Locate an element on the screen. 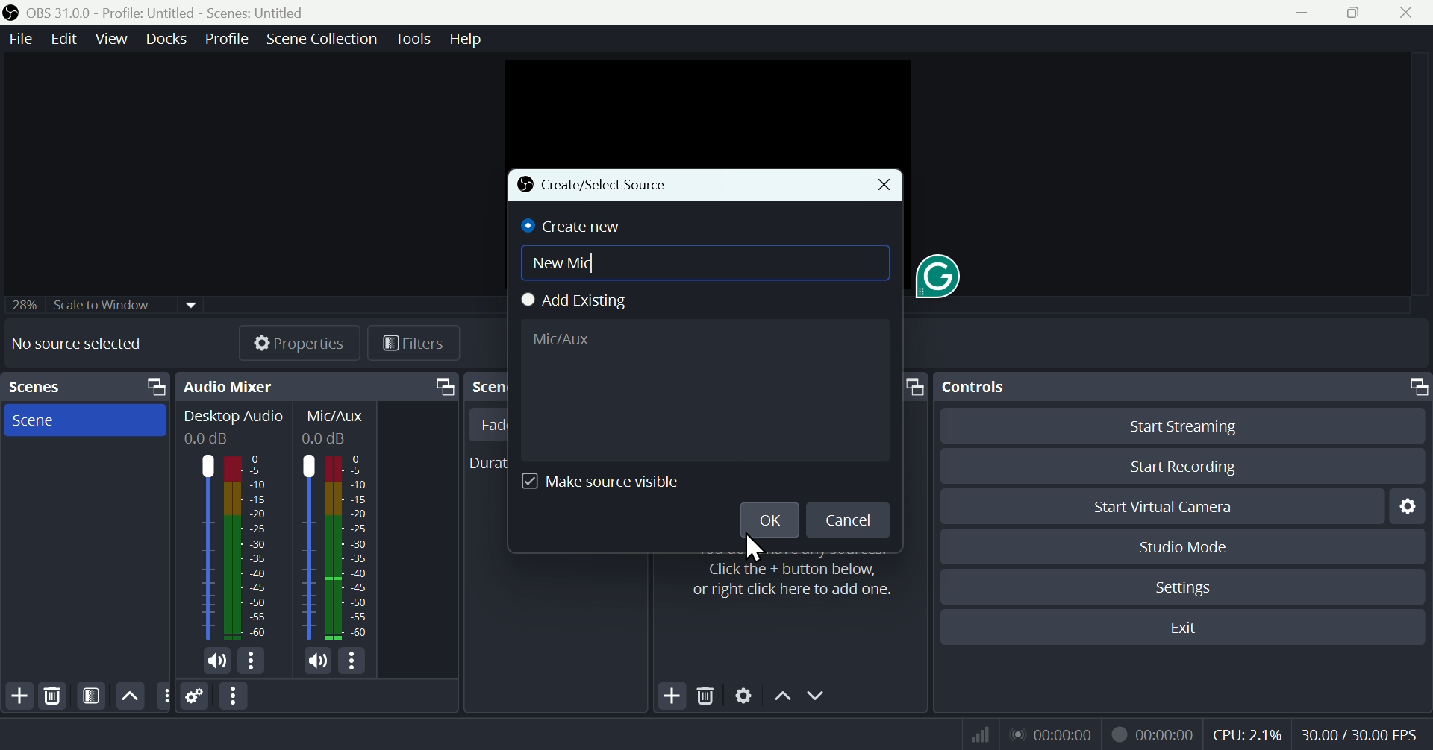 Image resolution: width=1433 pixels, height=750 pixels. Grammarly is located at coordinates (940, 273).